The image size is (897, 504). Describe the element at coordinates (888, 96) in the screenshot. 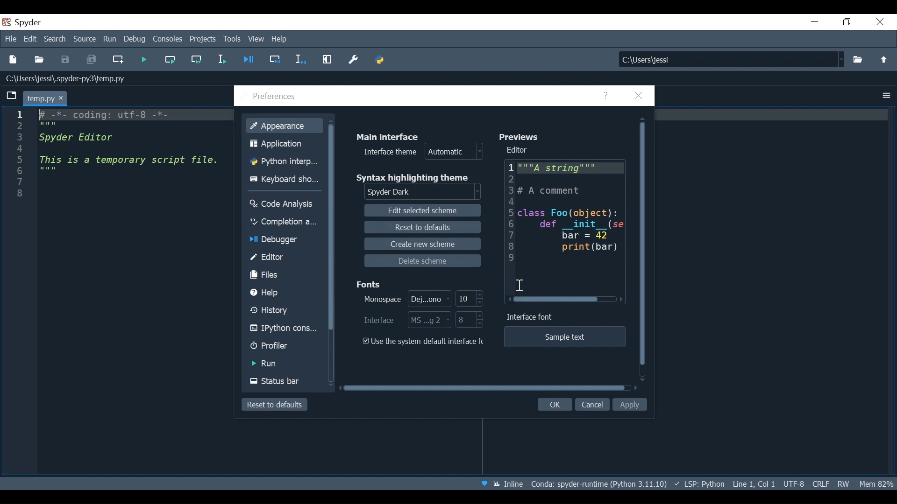

I see `Options` at that location.